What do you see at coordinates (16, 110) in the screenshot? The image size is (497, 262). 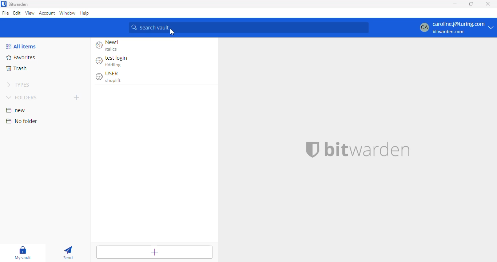 I see `new` at bounding box center [16, 110].